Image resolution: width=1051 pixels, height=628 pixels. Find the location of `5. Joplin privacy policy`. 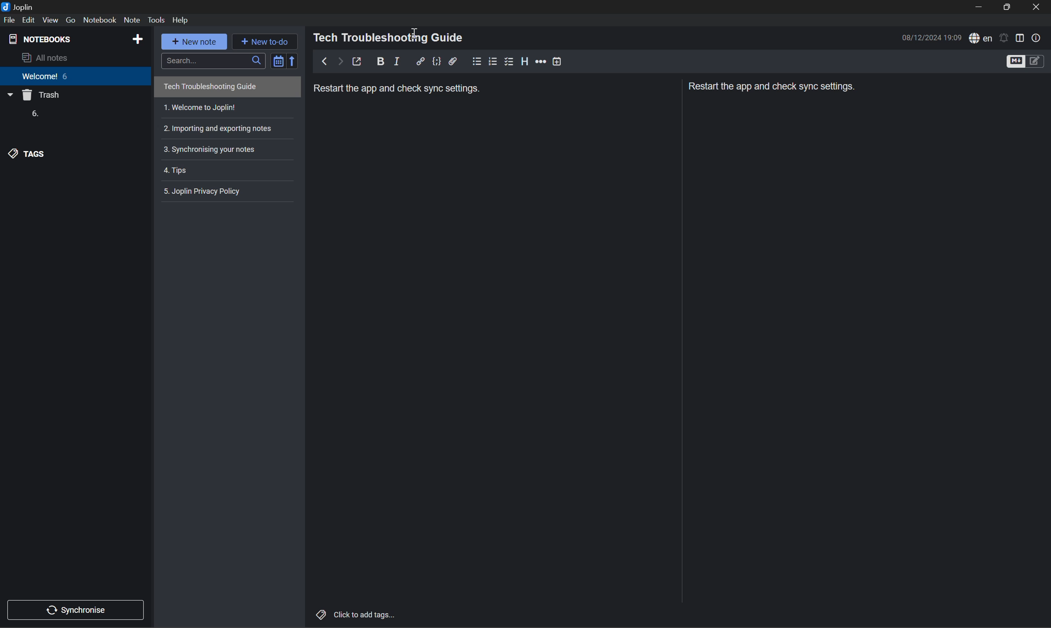

5. Joplin privacy policy is located at coordinates (205, 190).